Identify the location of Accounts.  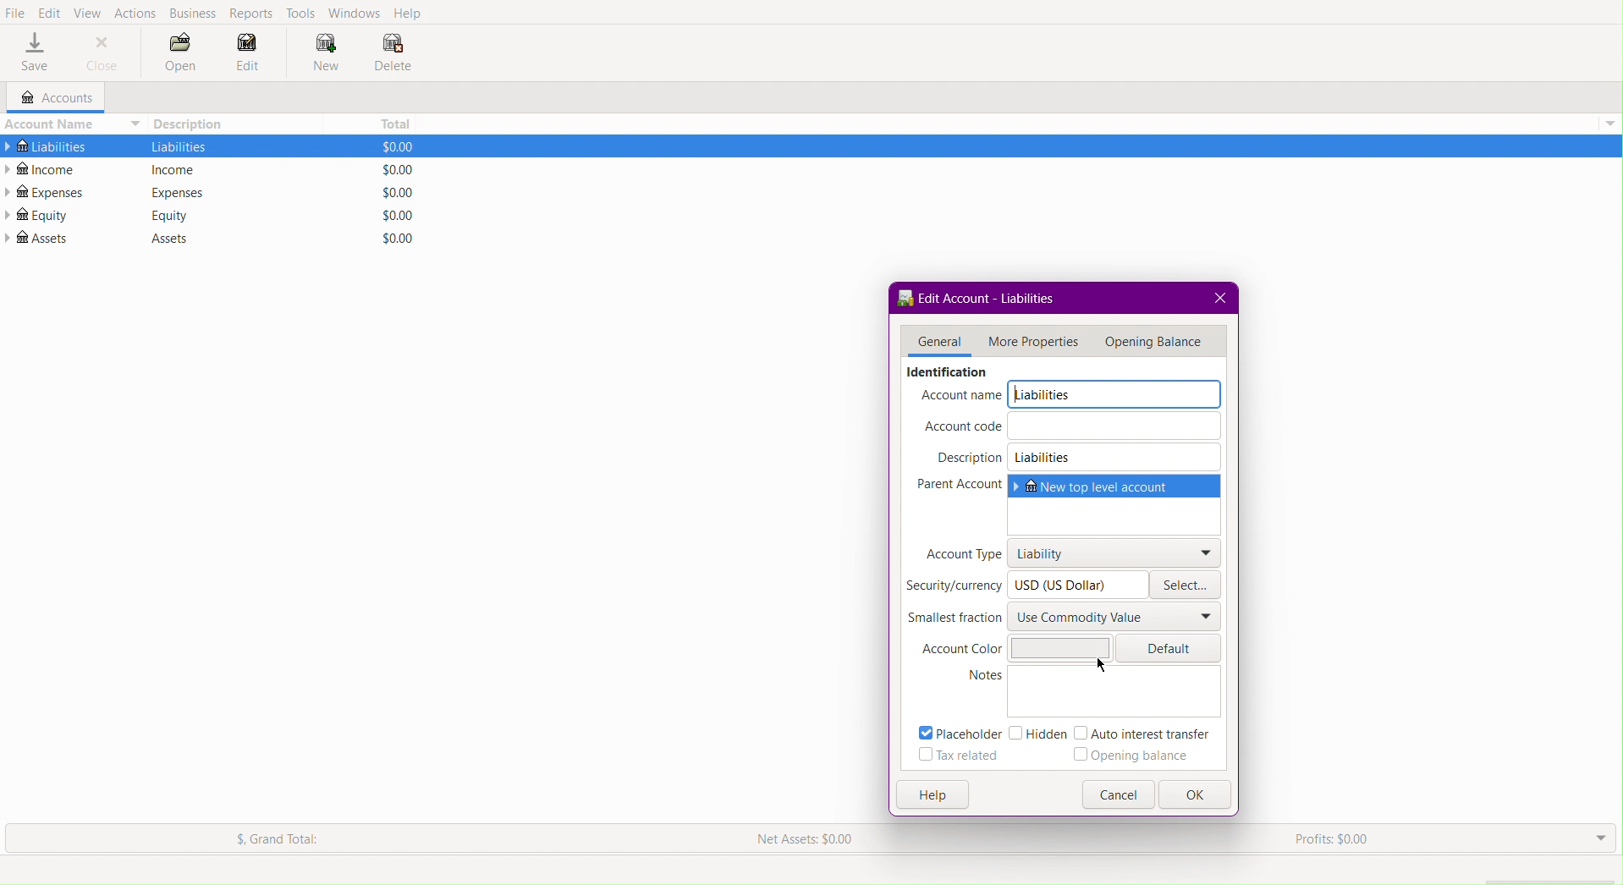
(49, 98).